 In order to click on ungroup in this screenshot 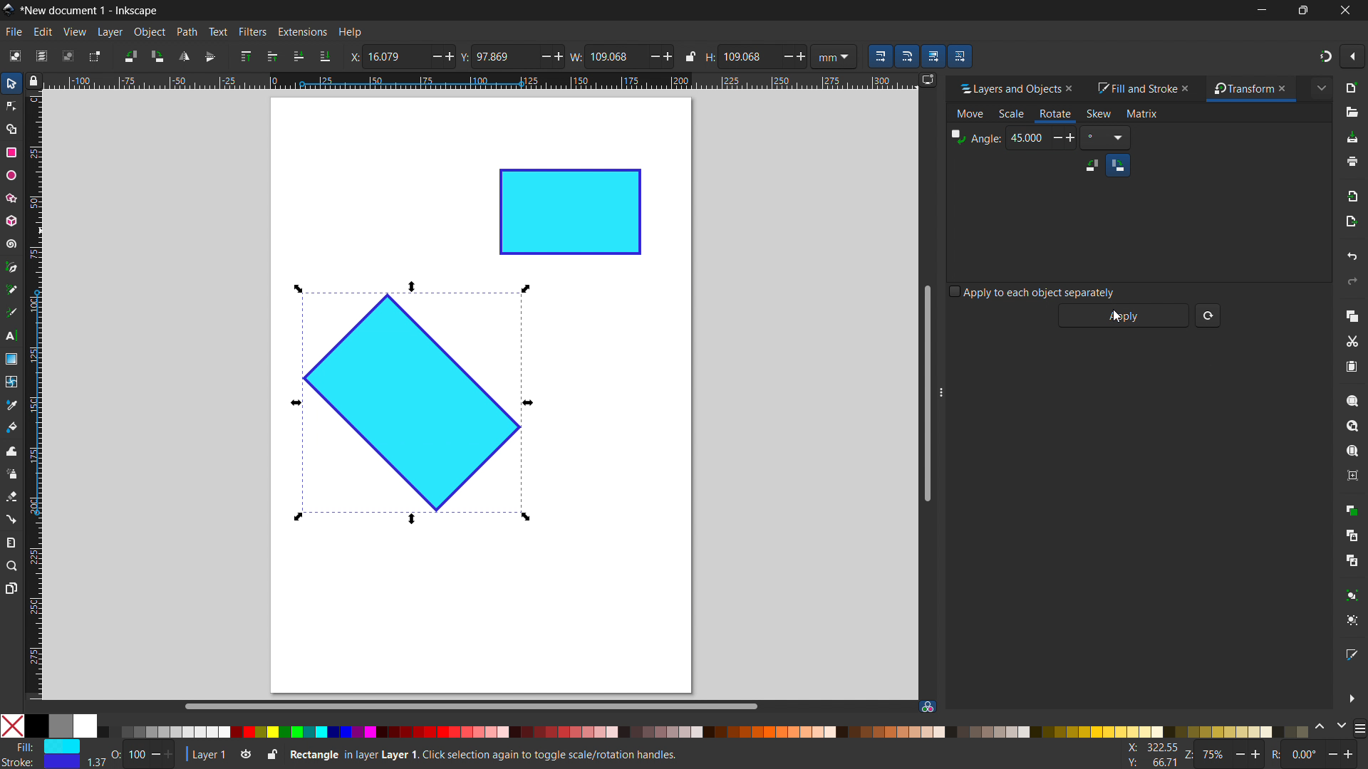, I will do `click(1354, 620)`.